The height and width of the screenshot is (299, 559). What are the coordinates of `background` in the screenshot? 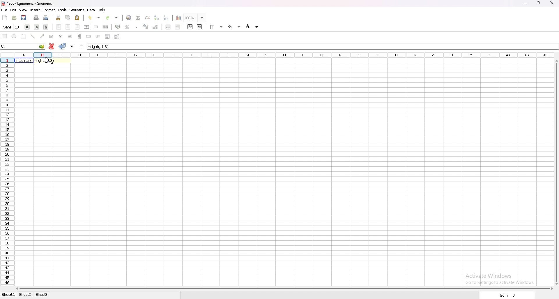 It's located at (253, 27).